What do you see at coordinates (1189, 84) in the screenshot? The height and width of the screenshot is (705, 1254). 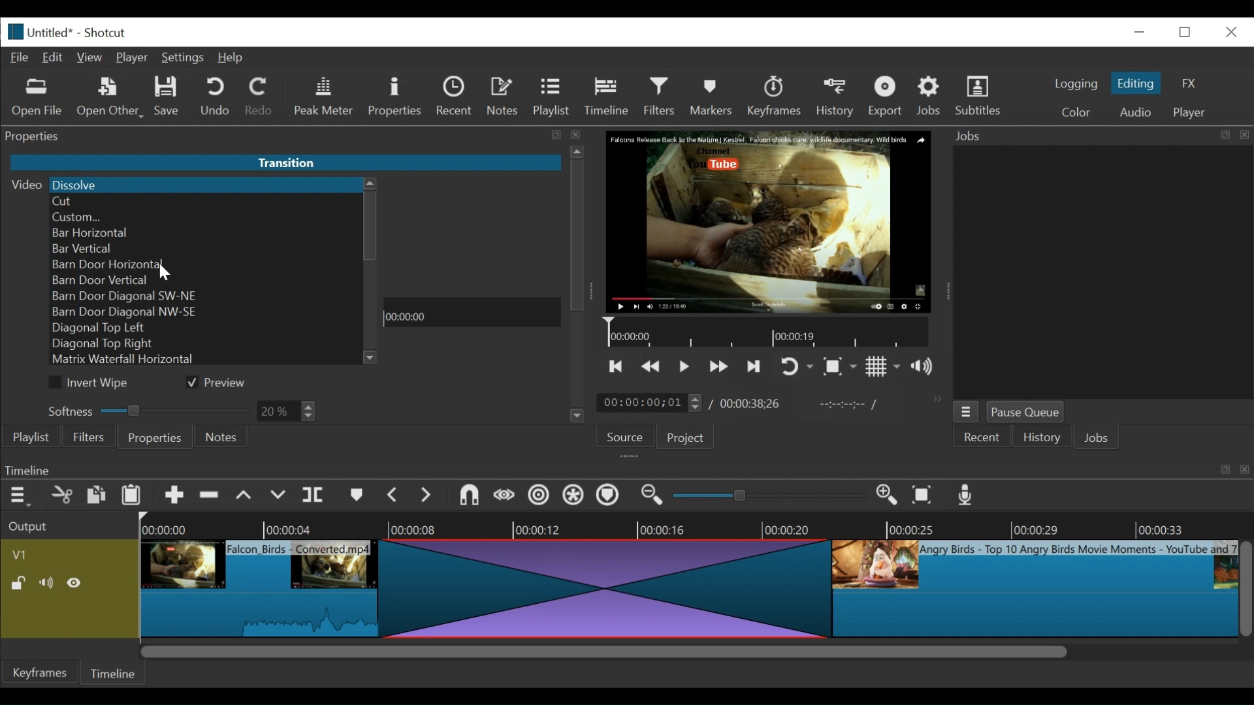 I see `FX` at bounding box center [1189, 84].